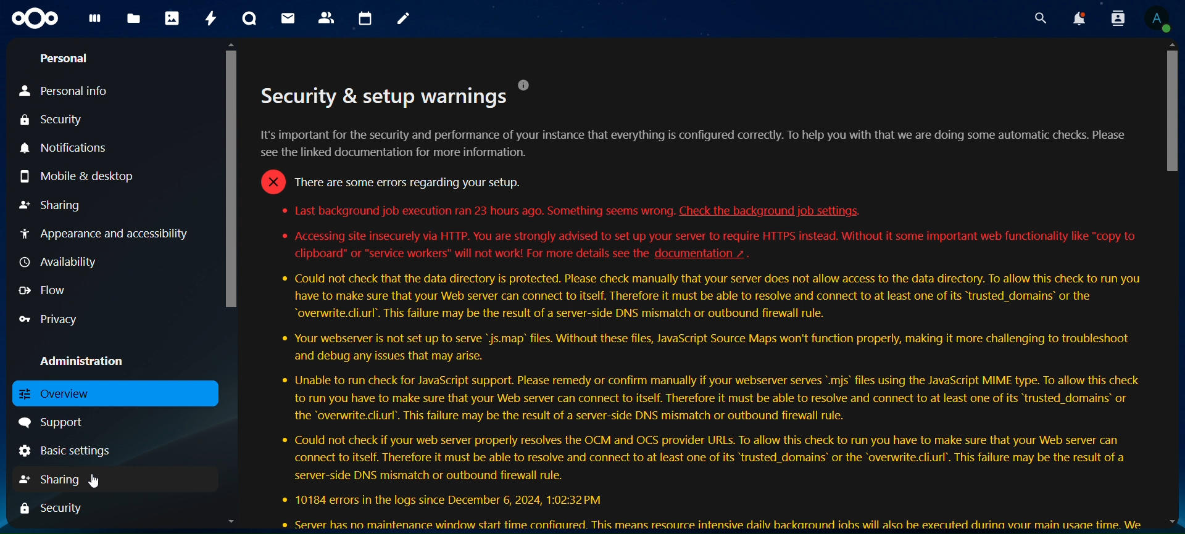 This screenshot has width=1185, height=534. I want to click on security, so click(58, 508).